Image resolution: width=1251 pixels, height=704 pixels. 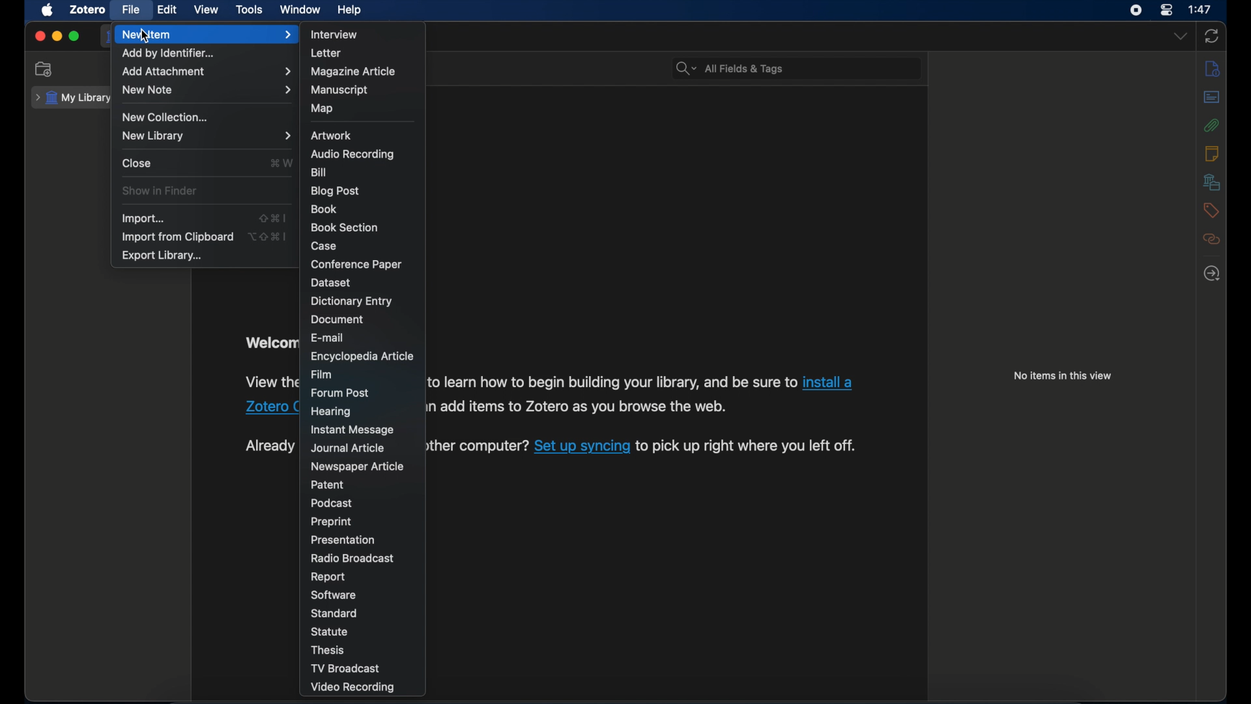 I want to click on software, so click(x=334, y=595).